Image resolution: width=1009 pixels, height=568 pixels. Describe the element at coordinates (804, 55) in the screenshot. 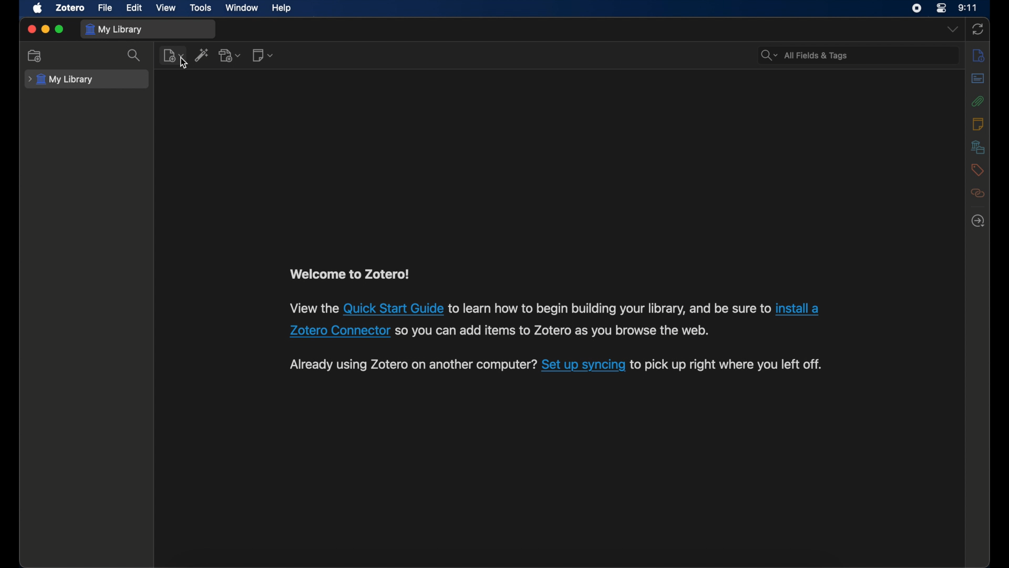

I see `search` at that location.